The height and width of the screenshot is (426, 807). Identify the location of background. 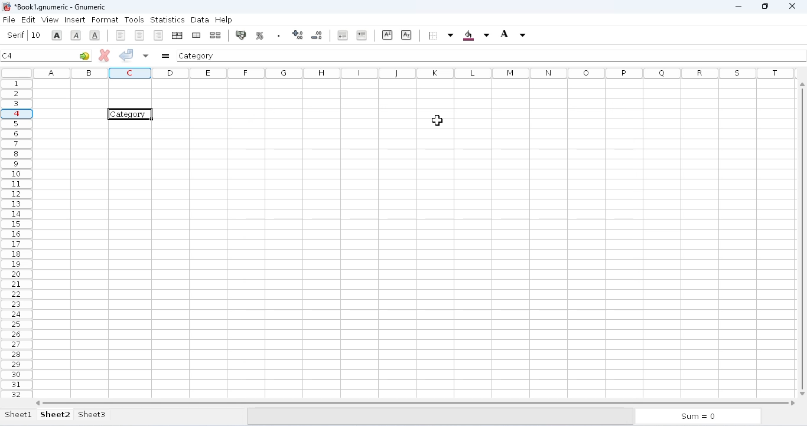
(500, 35).